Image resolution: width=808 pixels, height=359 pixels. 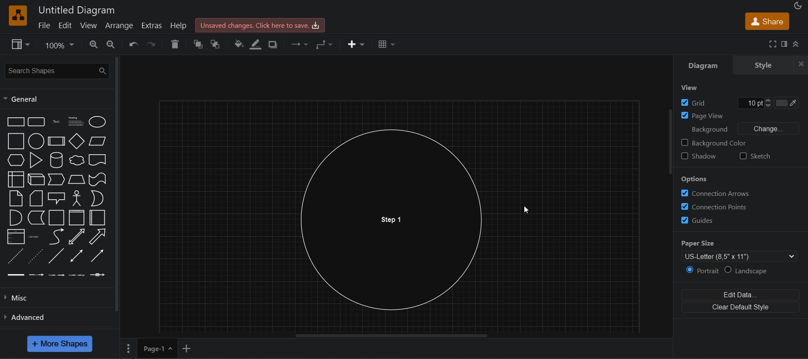 I want to click on process, so click(x=58, y=142).